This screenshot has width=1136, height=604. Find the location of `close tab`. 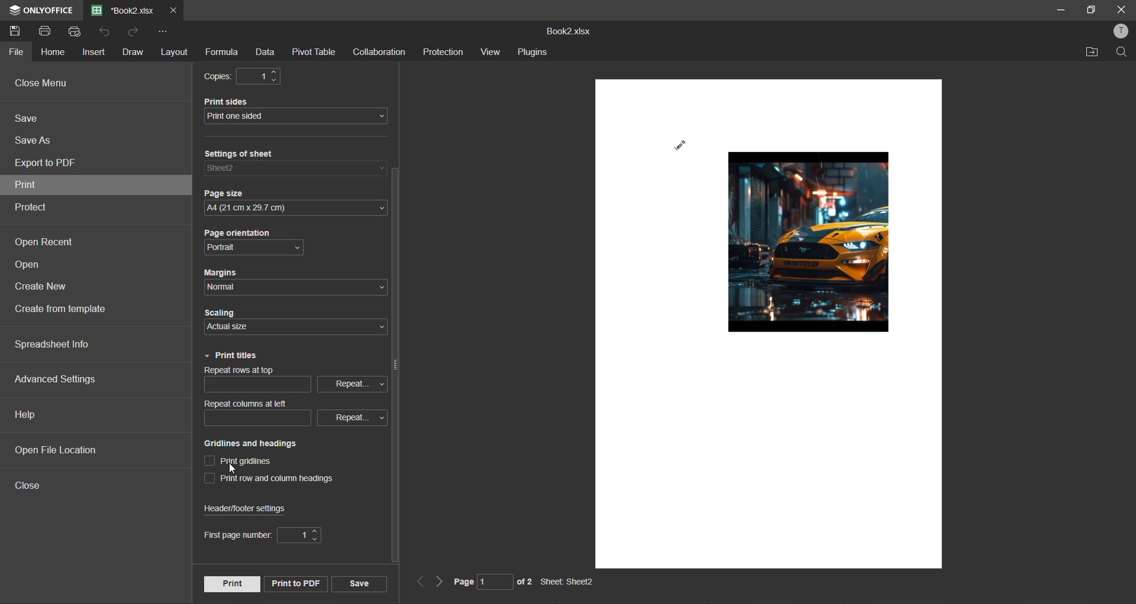

close tab is located at coordinates (172, 8).